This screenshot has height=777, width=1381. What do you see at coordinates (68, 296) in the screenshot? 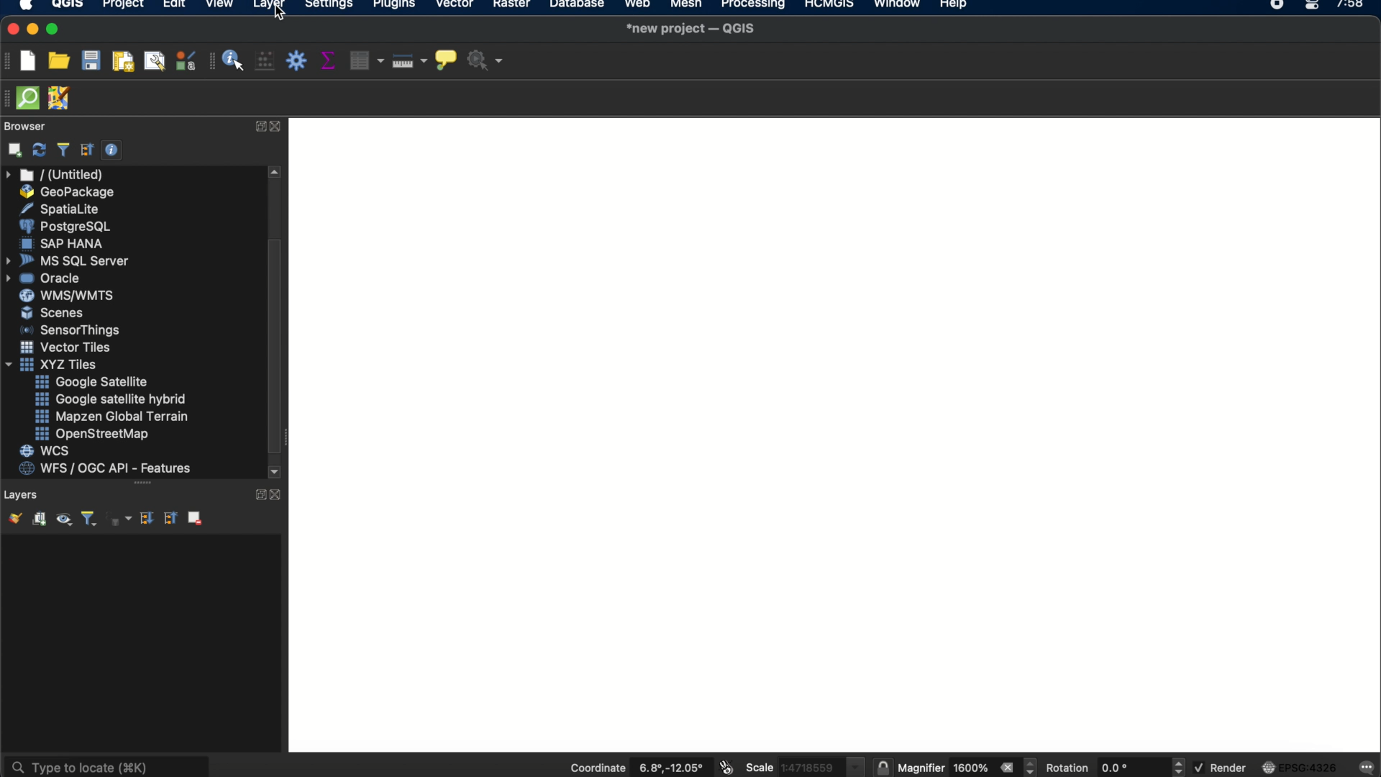
I see `wms/wmts` at bounding box center [68, 296].